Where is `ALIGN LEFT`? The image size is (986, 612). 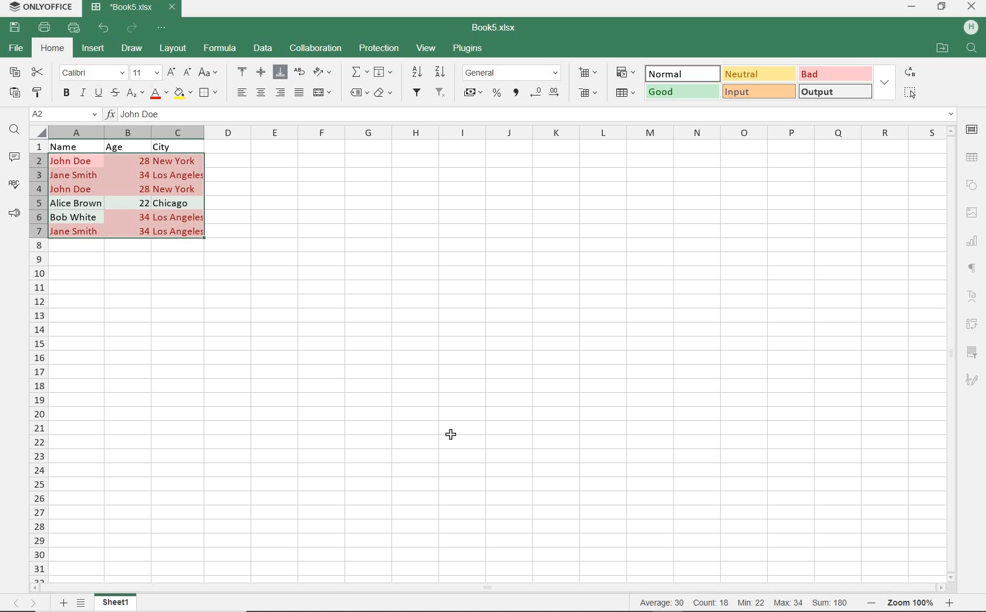 ALIGN LEFT is located at coordinates (241, 93).